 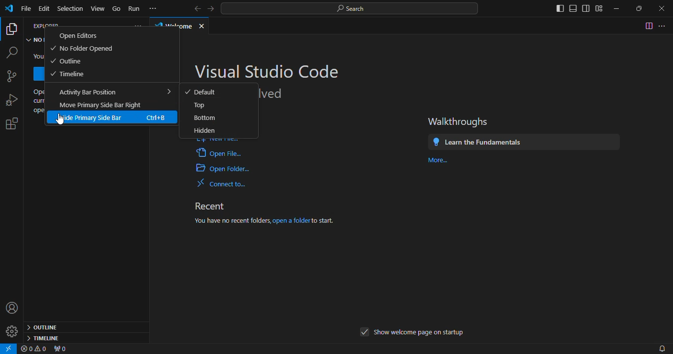 What do you see at coordinates (66, 61) in the screenshot?
I see `Outline` at bounding box center [66, 61].